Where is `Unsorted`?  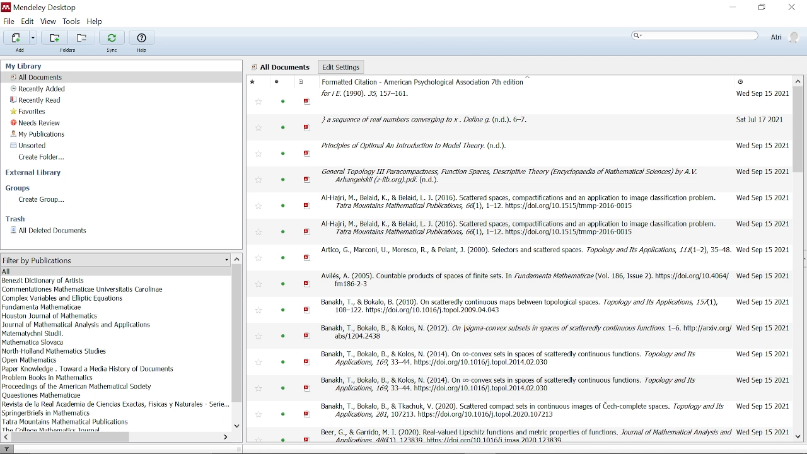
Unsorted is located at coordinates (26, 145).